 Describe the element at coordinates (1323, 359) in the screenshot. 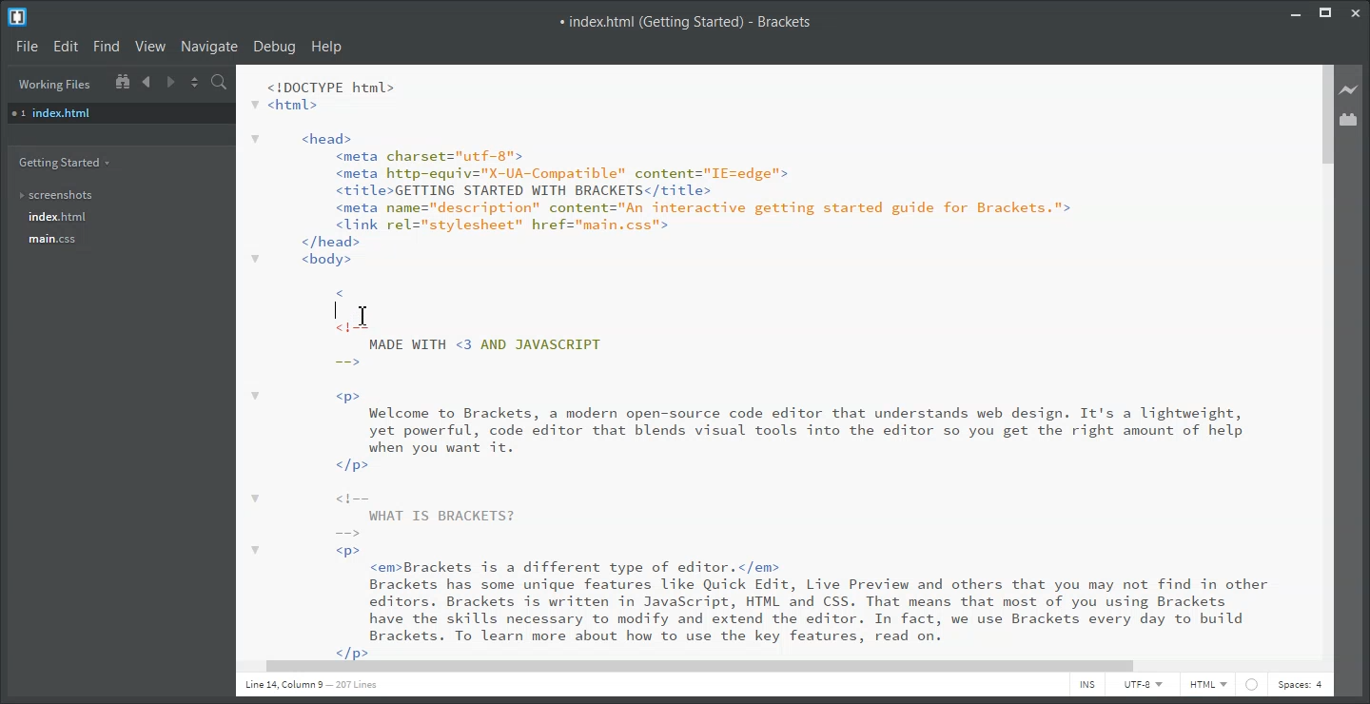

I see `Vertical Scroll bar` at that location.